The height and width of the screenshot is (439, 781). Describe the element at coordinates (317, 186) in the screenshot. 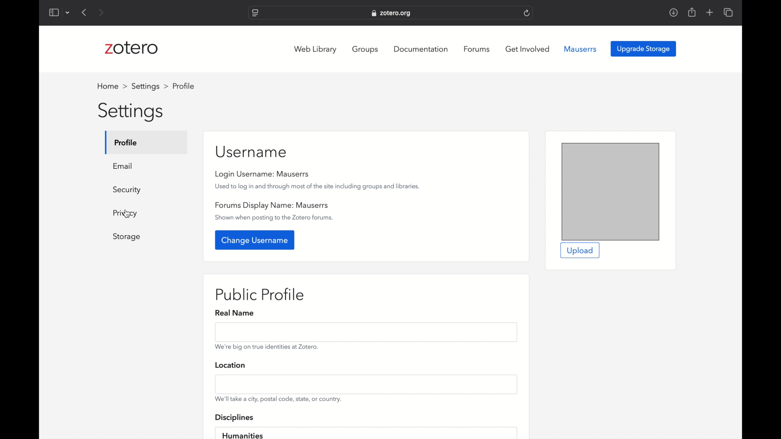

I see `used to log in and through most of the site including groups and libraries` at that location.